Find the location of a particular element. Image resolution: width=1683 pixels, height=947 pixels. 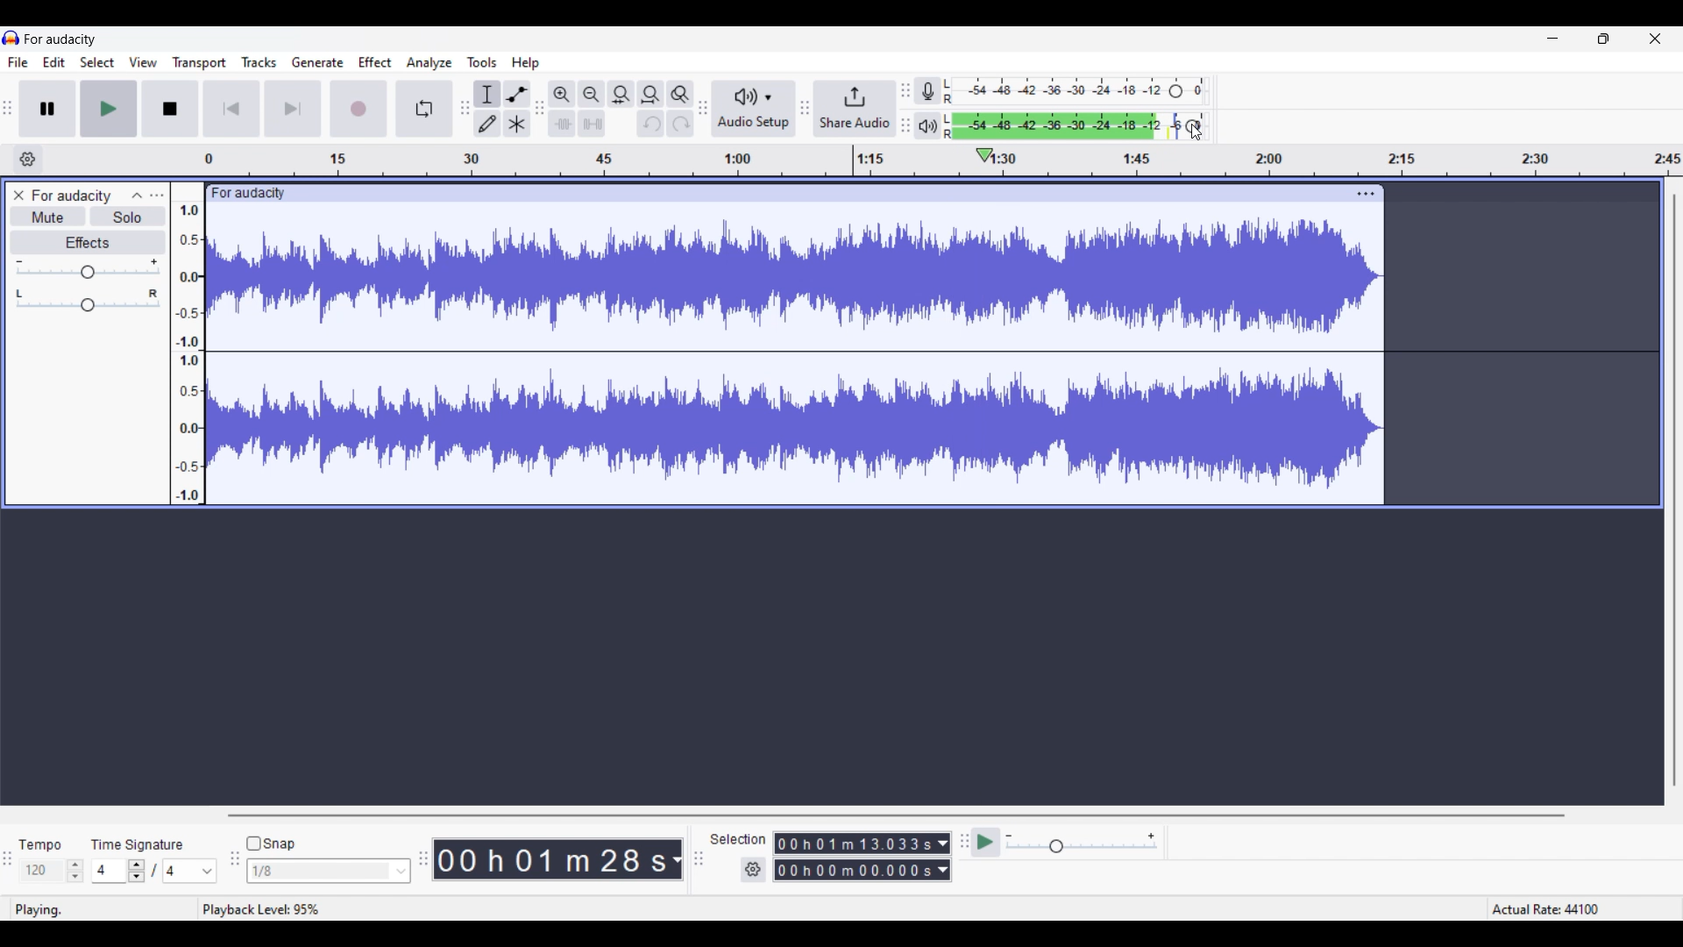

Track name is located at coordinates (72, 196).